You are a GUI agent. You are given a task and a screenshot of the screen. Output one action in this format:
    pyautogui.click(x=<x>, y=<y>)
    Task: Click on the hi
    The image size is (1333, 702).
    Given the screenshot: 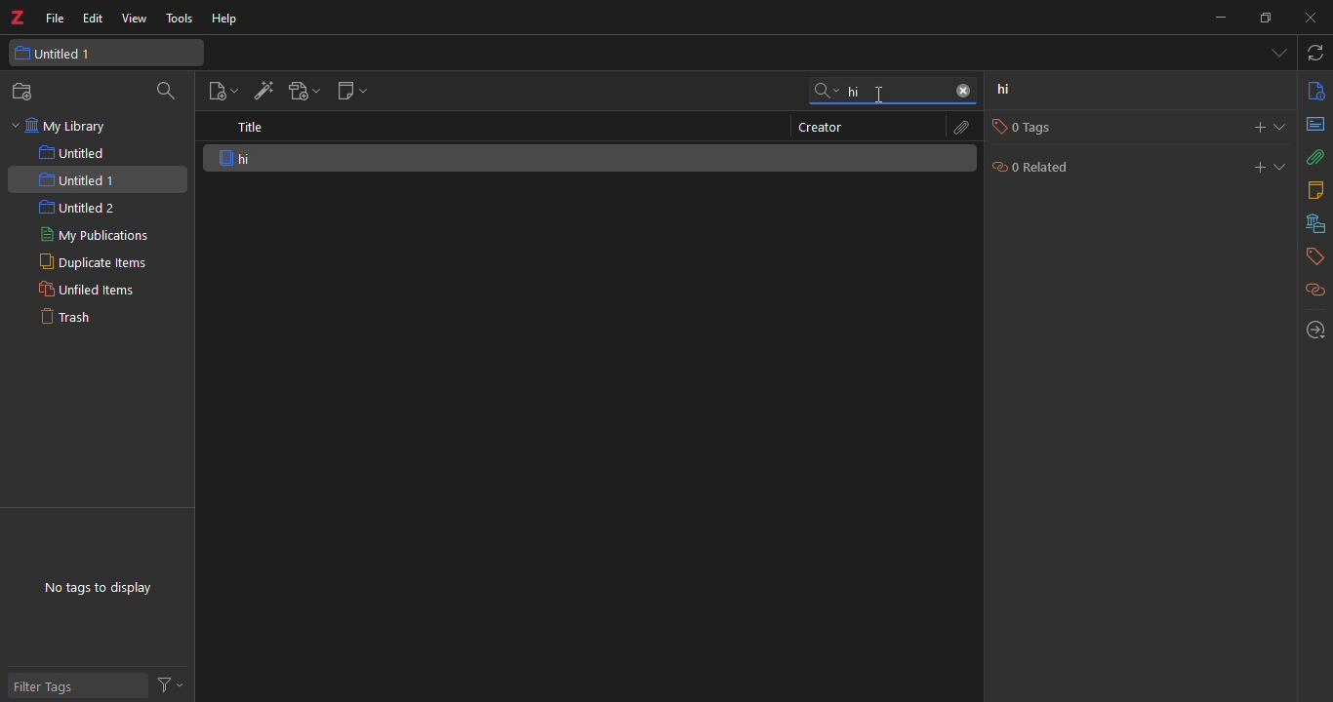 What is the action you would take?
    pyautogui.click(x=1013, y=92)
    